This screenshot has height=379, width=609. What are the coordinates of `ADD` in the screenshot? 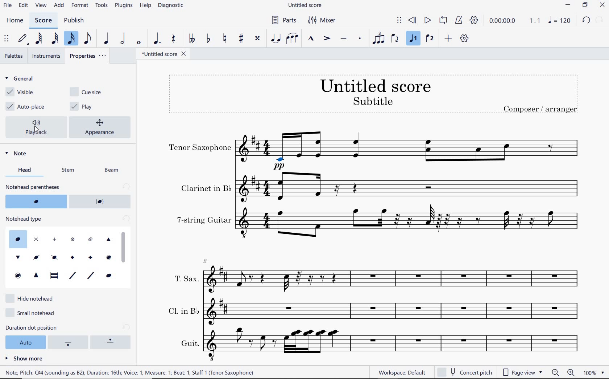 It's located at (448, 37).